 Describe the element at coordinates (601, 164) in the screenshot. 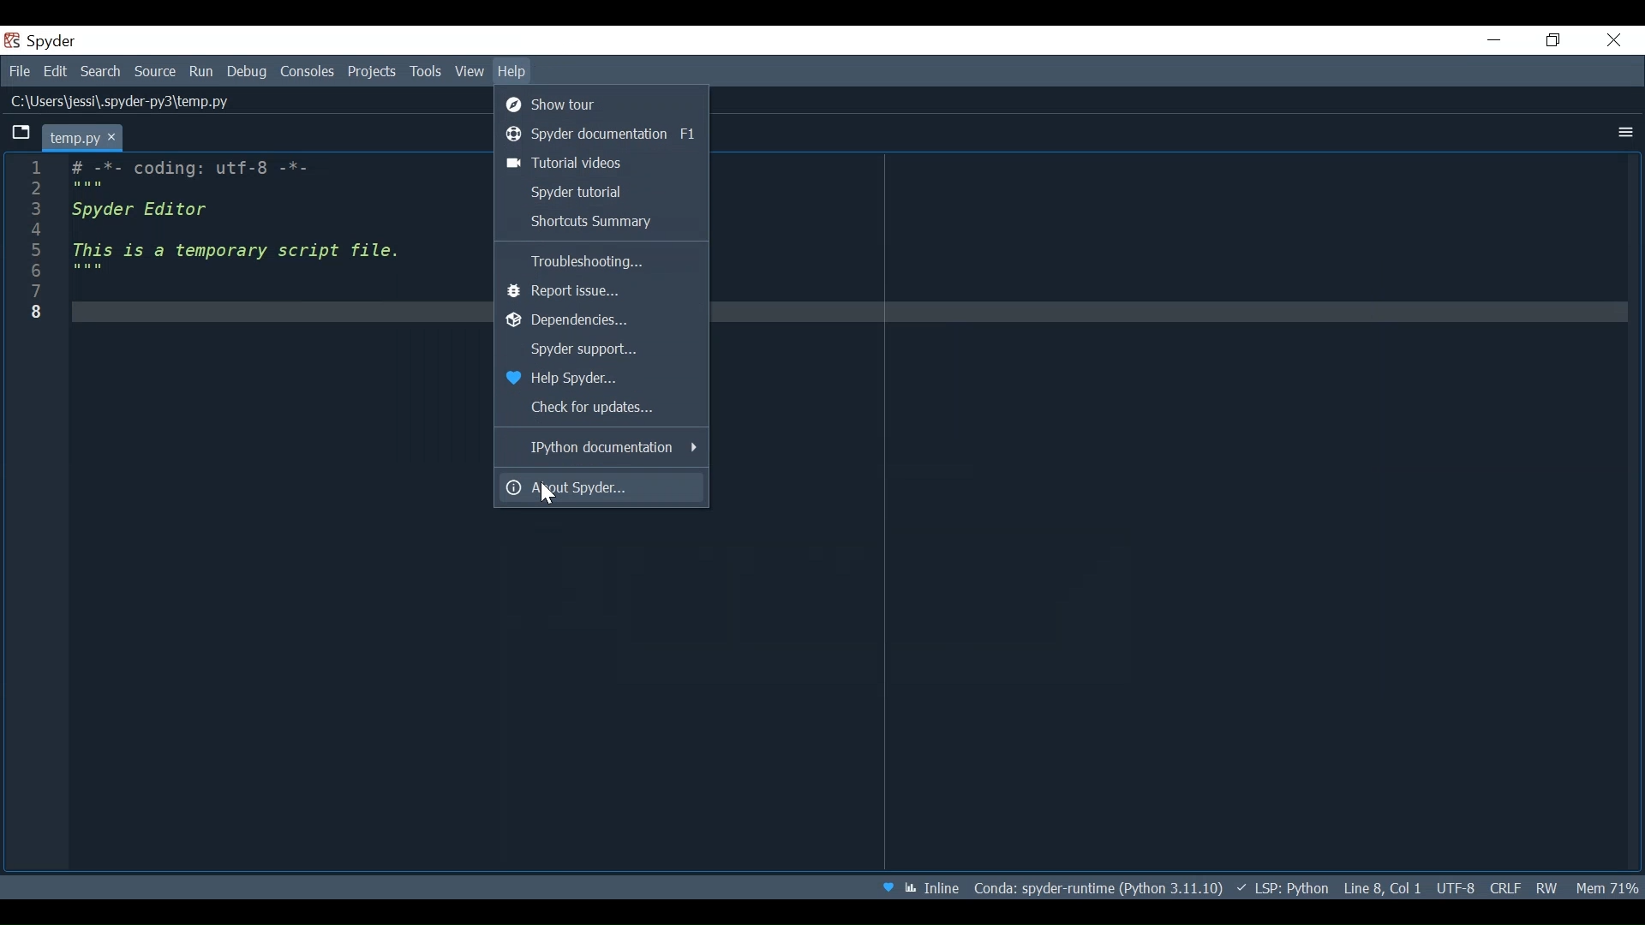

I see `Tutorial Videos` at that location.